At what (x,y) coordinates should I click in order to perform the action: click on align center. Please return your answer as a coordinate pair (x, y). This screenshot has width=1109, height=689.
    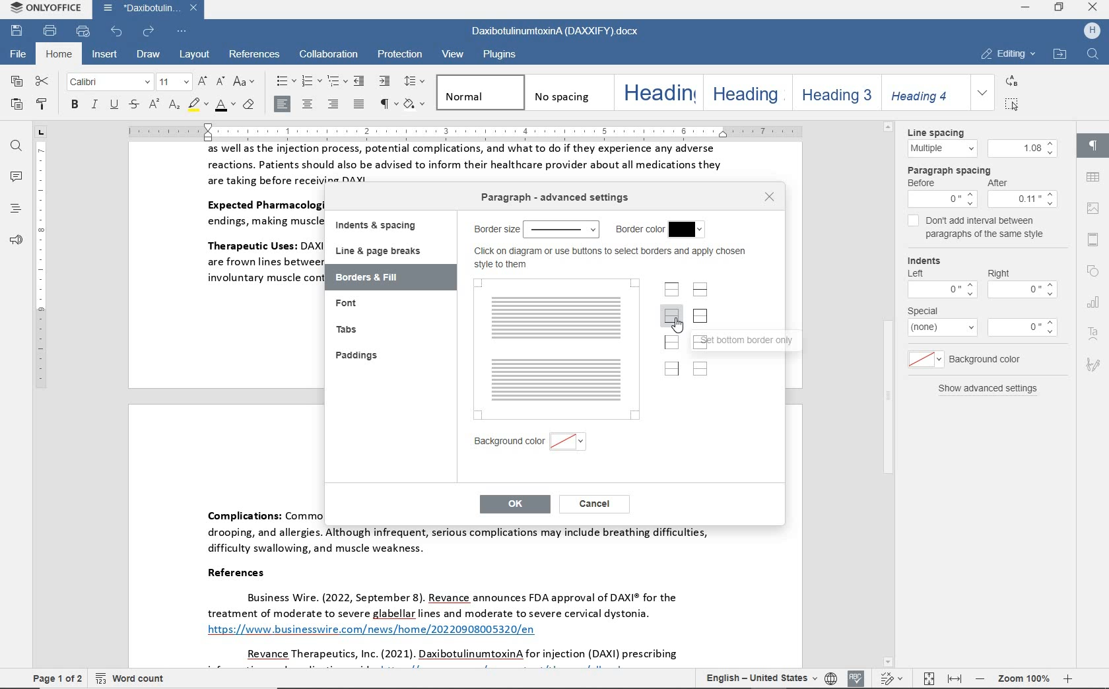
    Looking at the image, I should click on (308, 104).